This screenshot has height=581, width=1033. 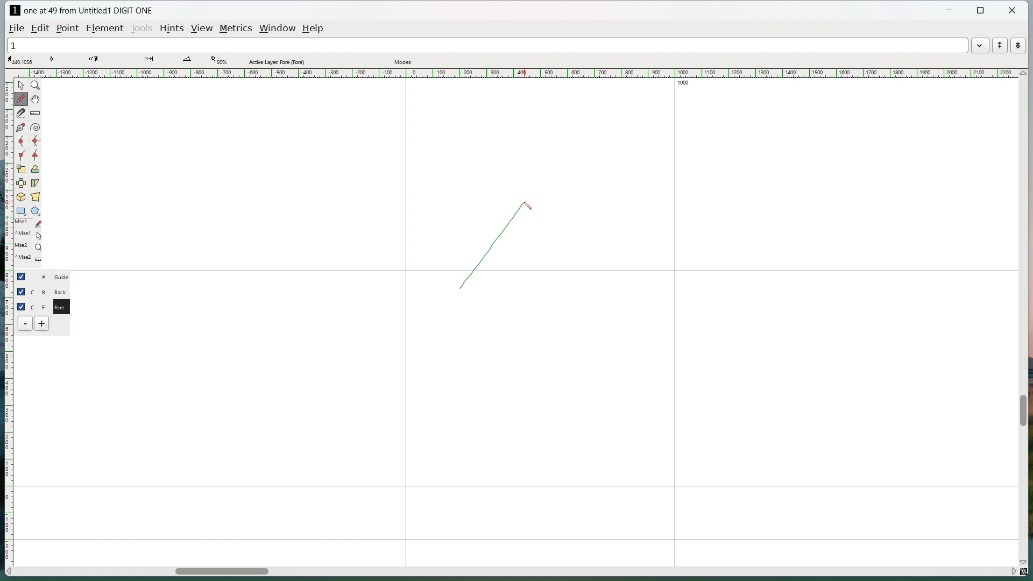 What do you see at coordinates (51, 277) in the screenshot?
I see `# Guide` at bounding box center [51, 277].